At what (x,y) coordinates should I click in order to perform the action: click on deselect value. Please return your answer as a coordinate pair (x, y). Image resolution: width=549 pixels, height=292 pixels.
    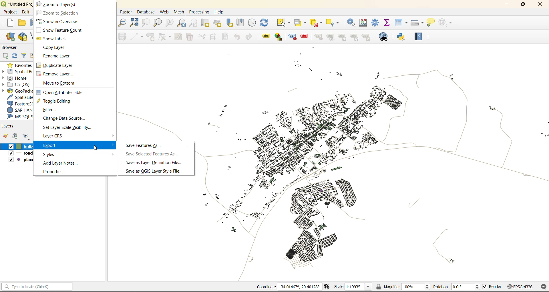
    Looking at the image, I should click on (317, 23).